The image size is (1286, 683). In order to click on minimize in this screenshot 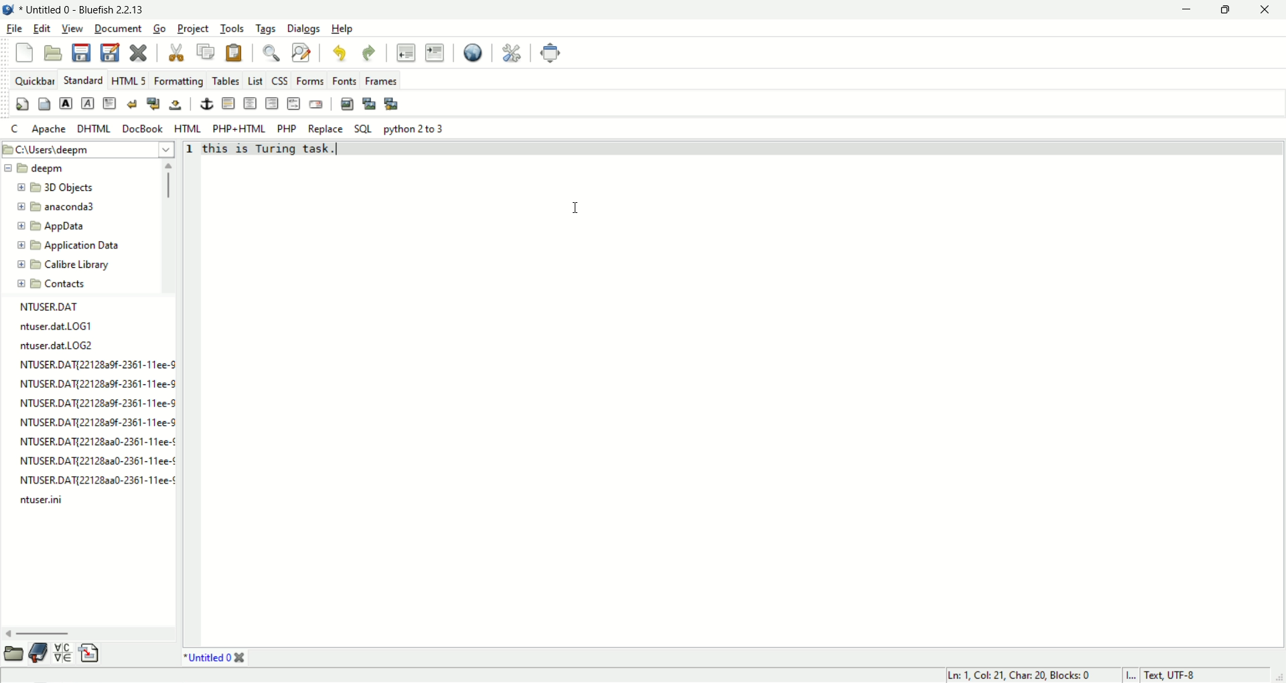, I will do `click(1183, 11)`.